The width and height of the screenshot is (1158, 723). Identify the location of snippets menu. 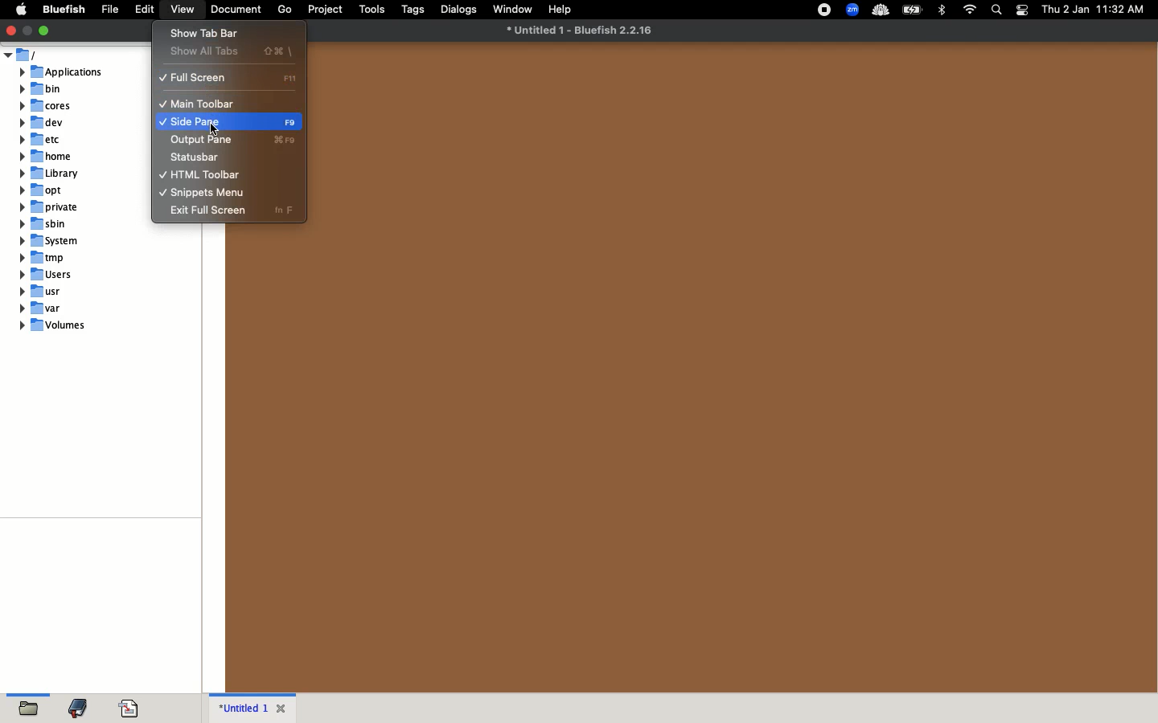
(203, 192).